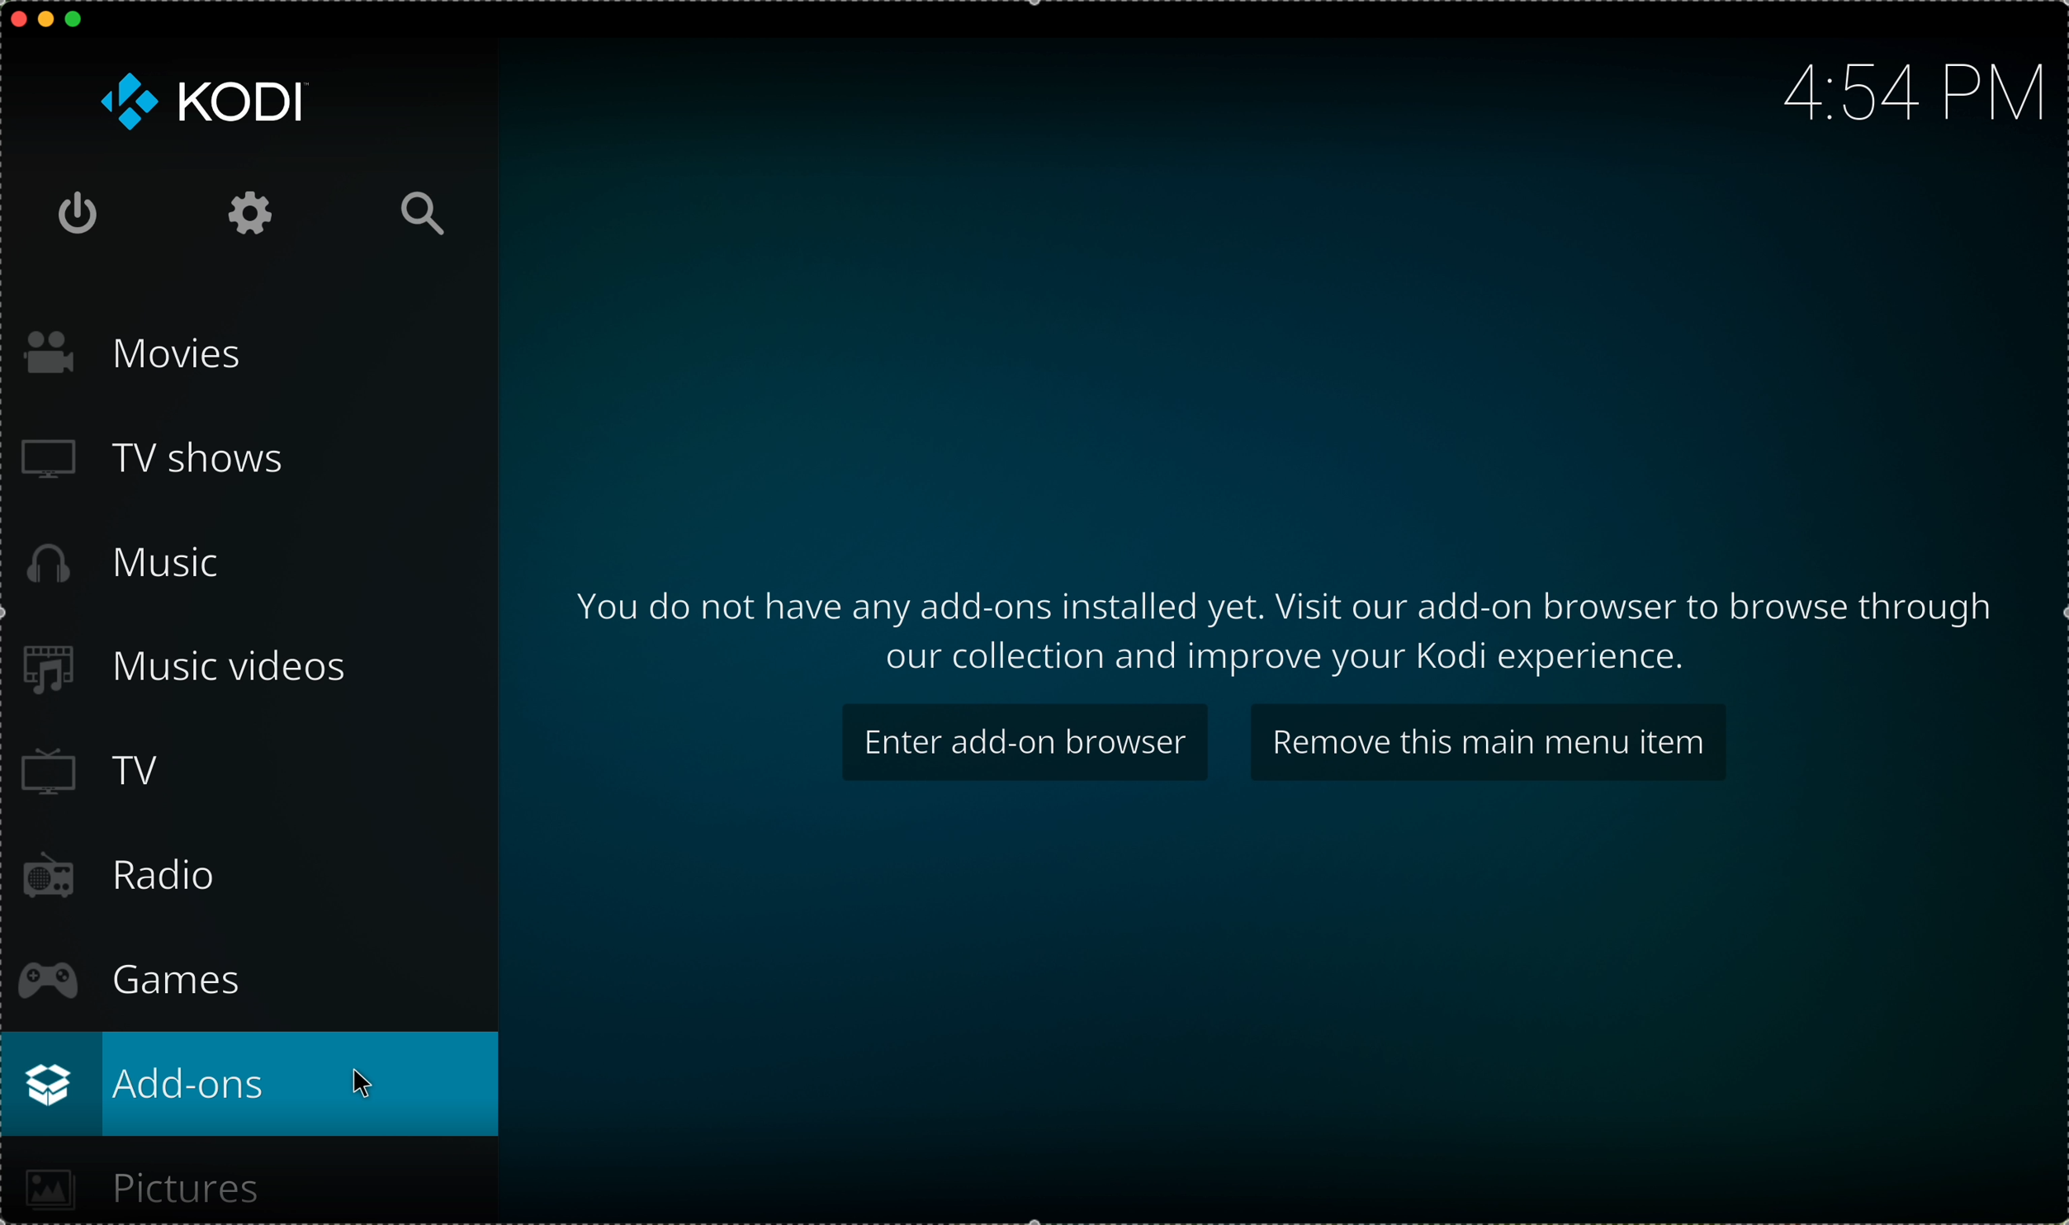 The height and width of the screenshot is (1225, 2069). What do you see at coordinates (1023, 744) in the screenshot?
I see `enter add-on browser` at bounding box center [1023, 744].